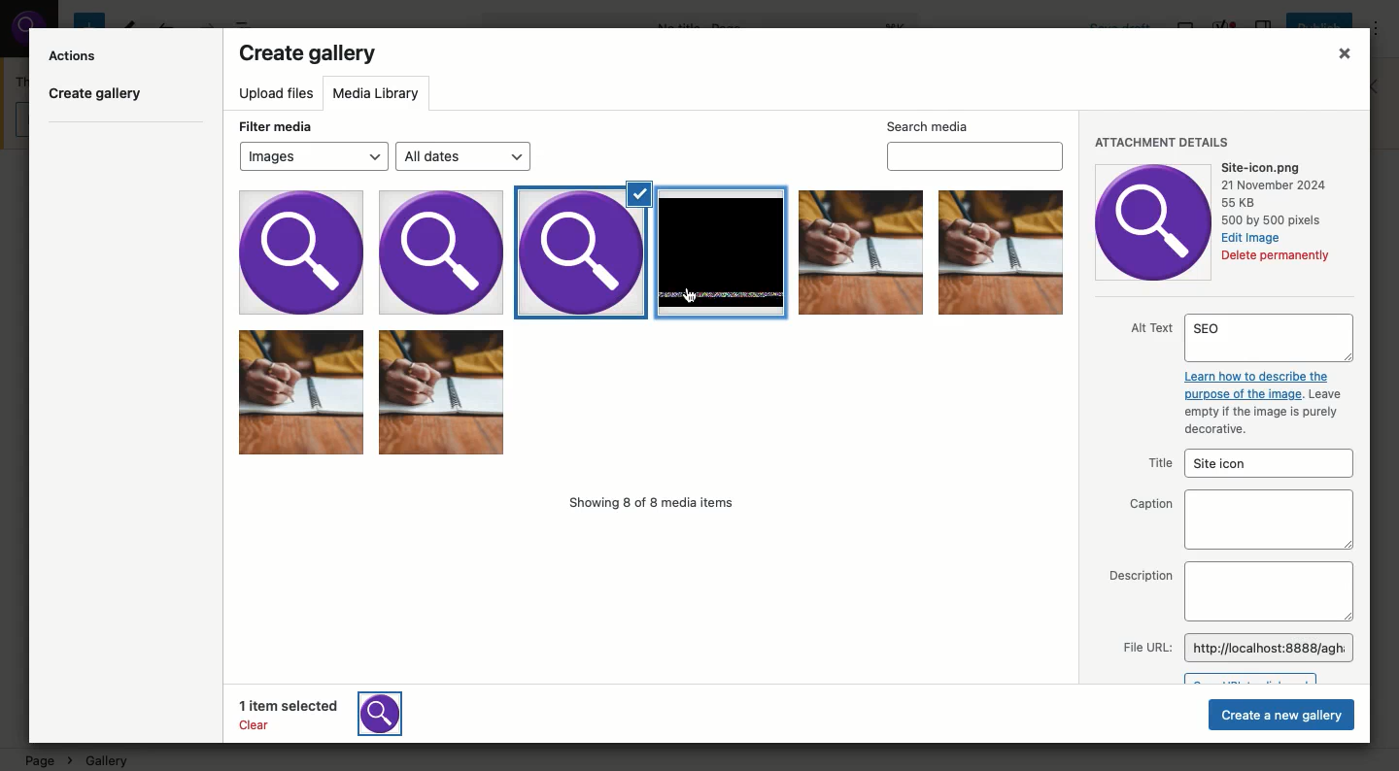  What do you see at coordinates (313, 155) in the screenshot?
I see `Images` at bounding box center [313, 155].